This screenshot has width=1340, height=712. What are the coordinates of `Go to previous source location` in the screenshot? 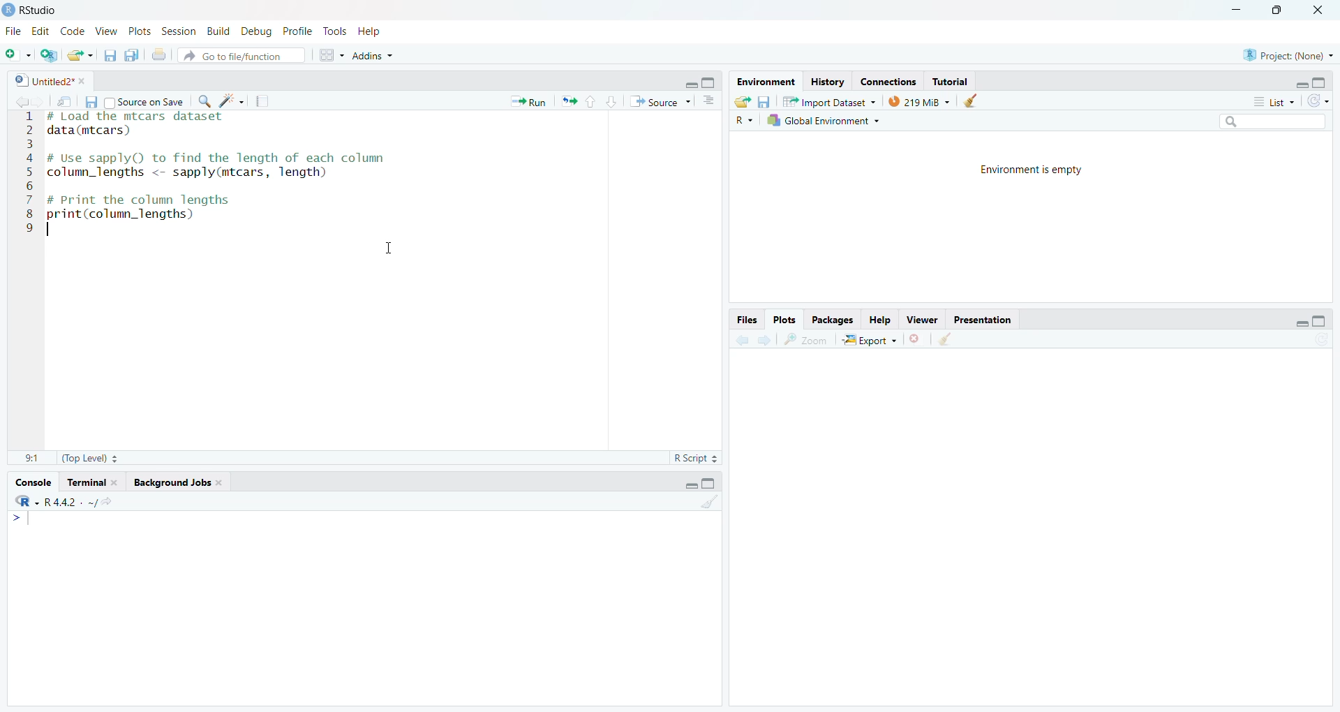 It's located at (18, 103).